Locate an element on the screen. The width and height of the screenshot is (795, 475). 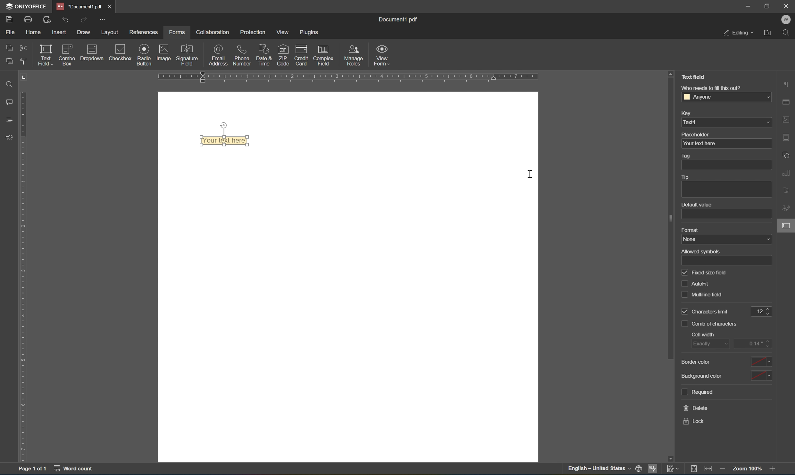
cursor is located at coordinates (532, 173).